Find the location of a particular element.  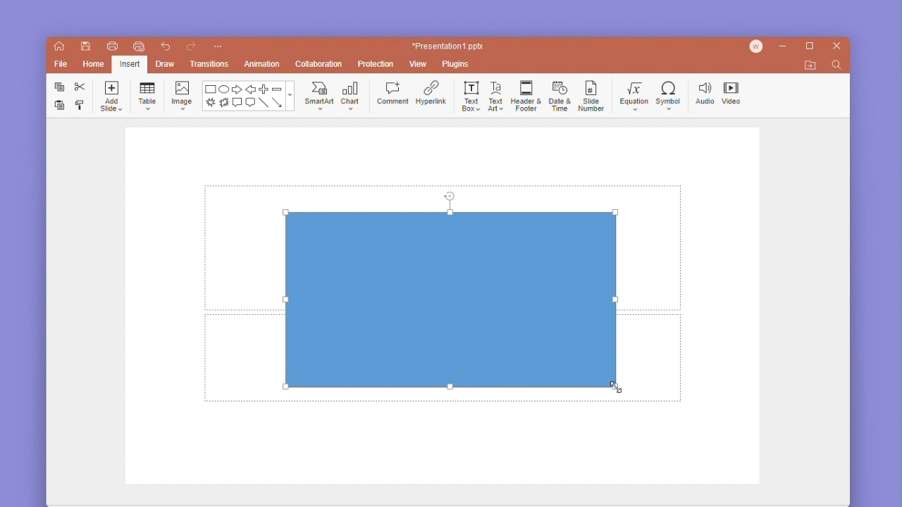

plugins is located at coordinates (459, 65).